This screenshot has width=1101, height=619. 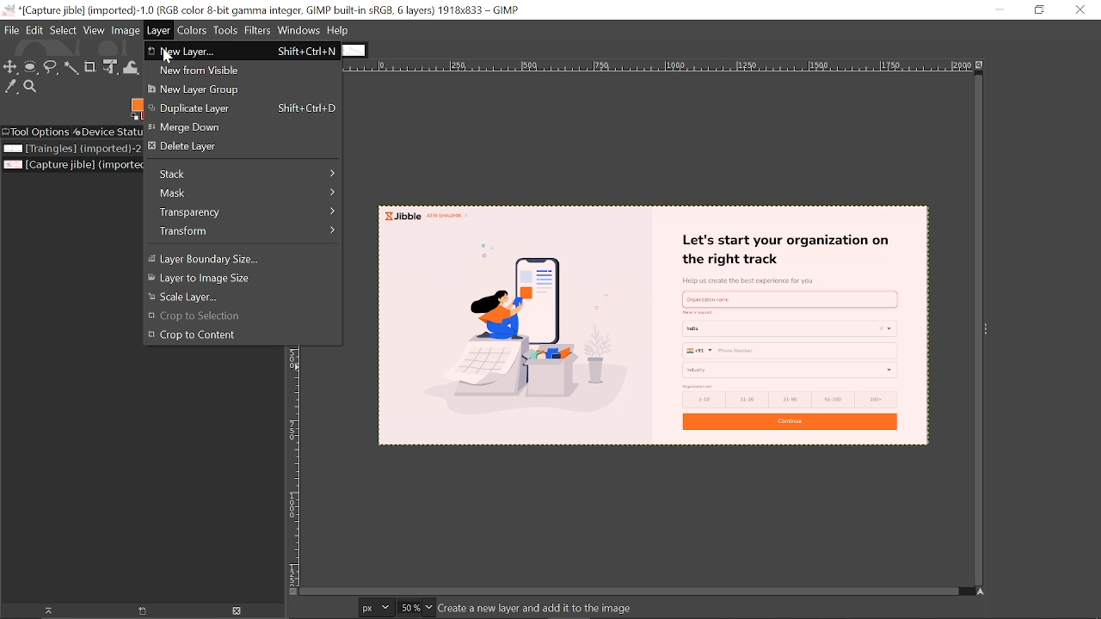 What do you see at coordinates (242, 89) in the screenshot?
I see `New layer group` at bounding box center [242, 89].